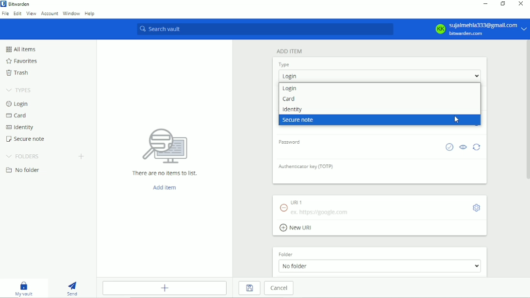 Image resolution: width=530 pixels, height=298 pixels. What do you see at coordinates (21, 61) in the screenshot?
I see `Favorites` at bounding box center [21, 61].